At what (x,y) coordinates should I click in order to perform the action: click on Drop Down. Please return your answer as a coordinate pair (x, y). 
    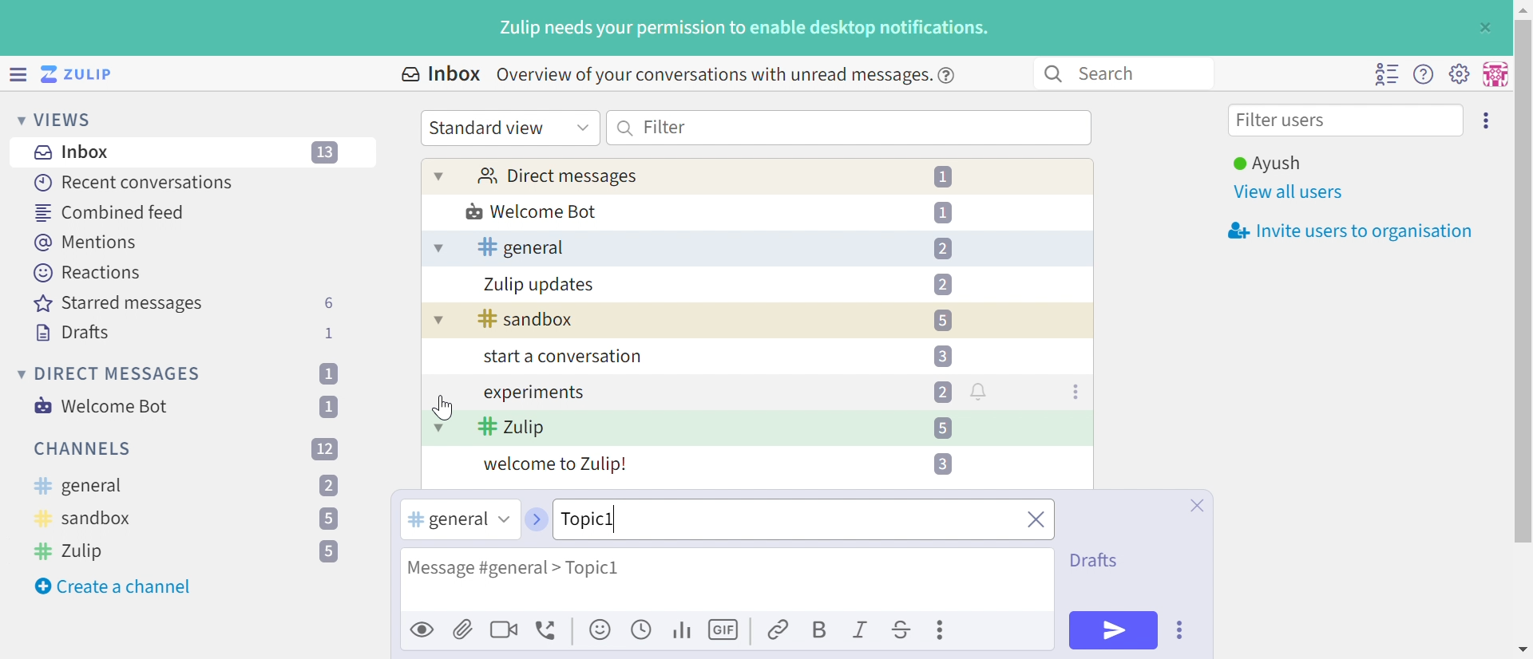
    Looking at the image, I should click on (502, 519).